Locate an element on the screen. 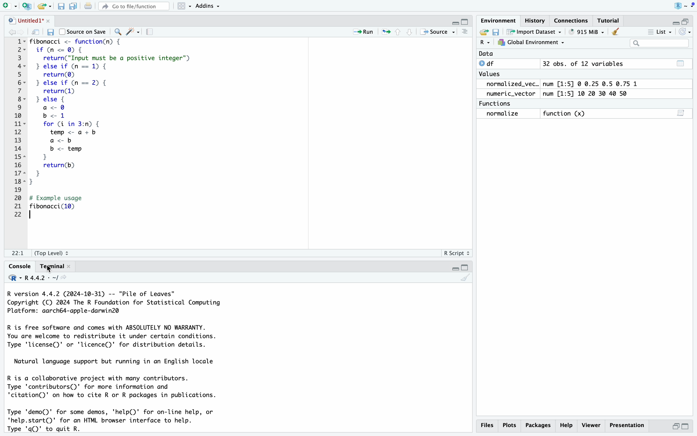 The height and width of the screenshot is (436, 697). for loop is located at coordinates (79, 153).